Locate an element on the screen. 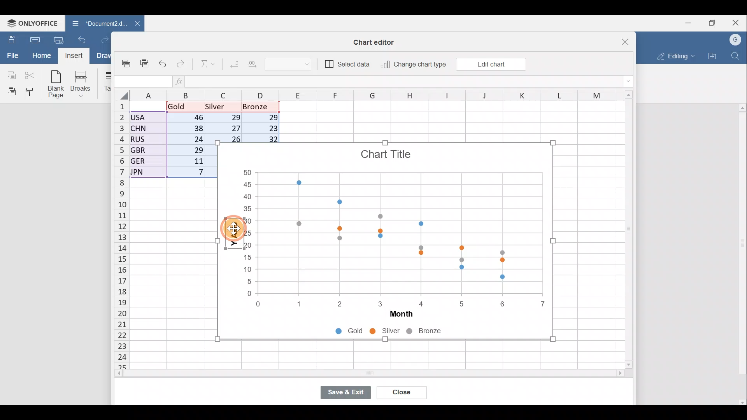 This screenshot has width=747, height=420. Chart legends is located at coordinates (401, 332).